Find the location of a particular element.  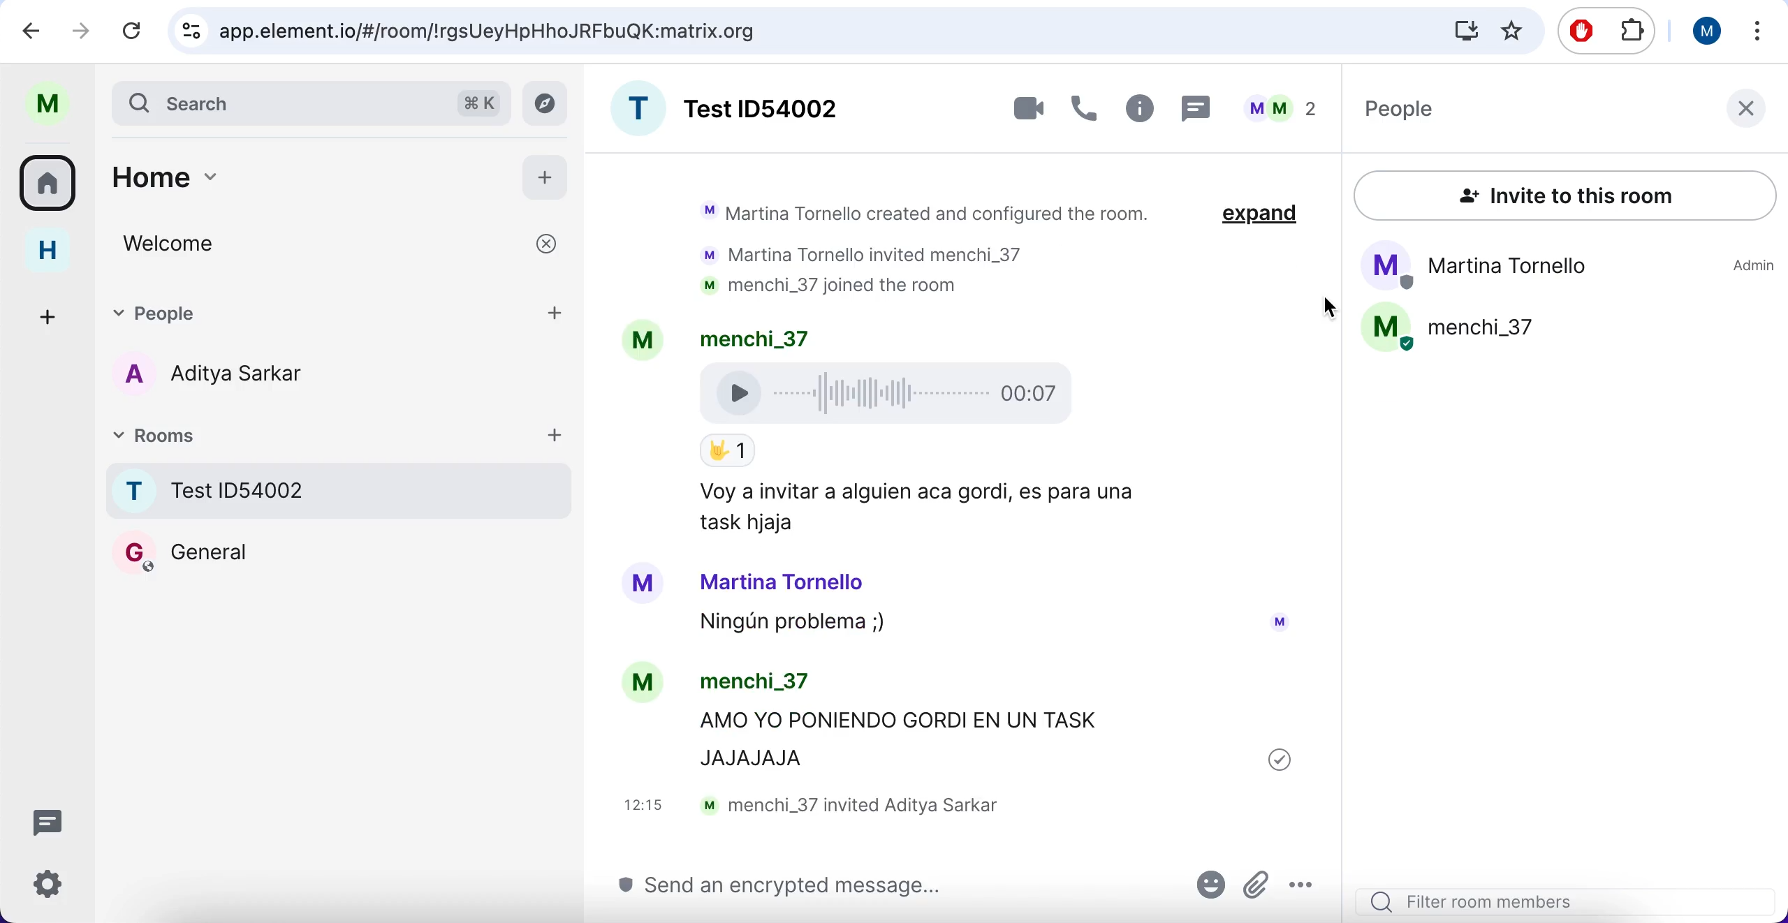

user is located at coordinates (1708, 32).